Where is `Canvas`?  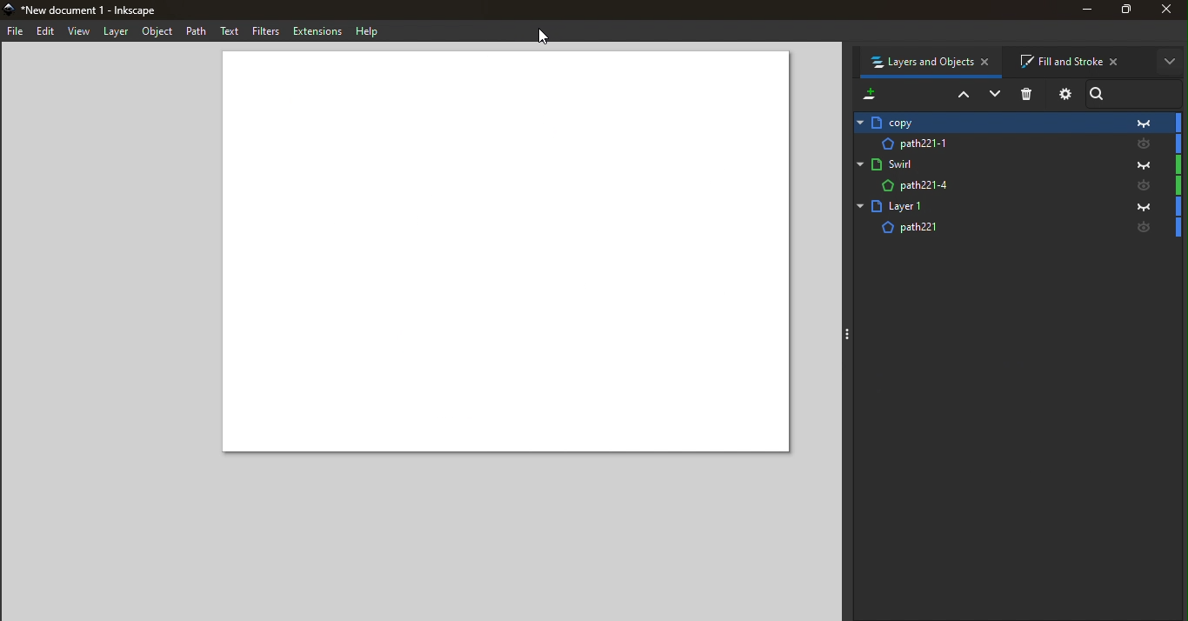
Canvas is located at coordinates (503, 255).